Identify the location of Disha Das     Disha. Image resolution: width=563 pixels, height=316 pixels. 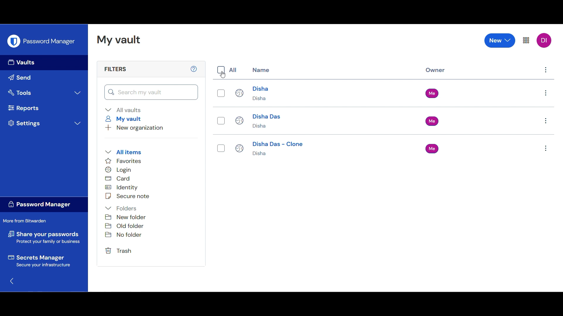
(258, 121).